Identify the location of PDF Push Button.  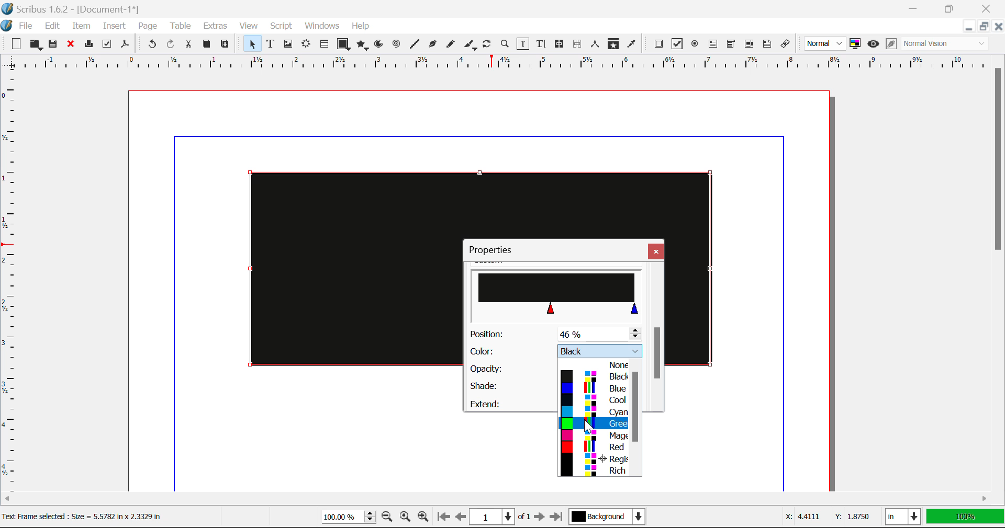
(658, 43).